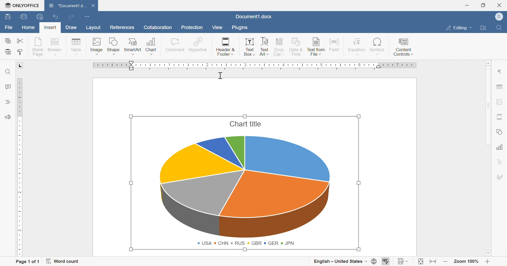  What do you see at coordinates (23, 16) in the screenshot?
I see `Print file` at bounding box center [23, 16].